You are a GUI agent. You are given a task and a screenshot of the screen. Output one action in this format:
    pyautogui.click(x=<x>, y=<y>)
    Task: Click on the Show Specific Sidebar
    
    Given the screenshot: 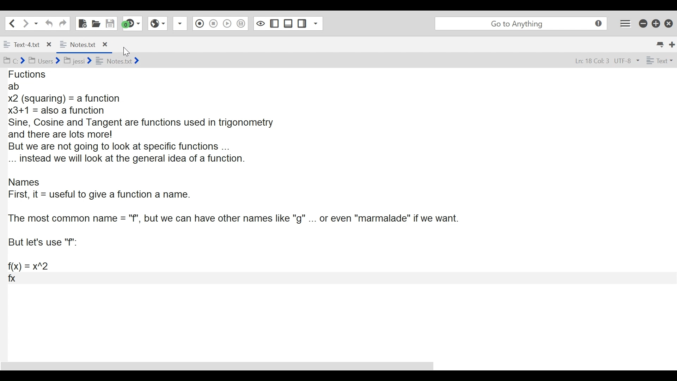 What is the action you would take?
    pyautogui.click(x=318, y=23)
    